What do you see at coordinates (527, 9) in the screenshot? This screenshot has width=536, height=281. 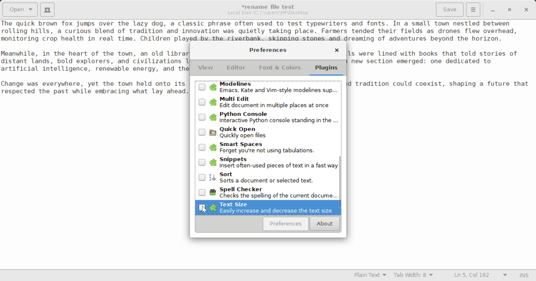 I see `Close Window` at bounding box center [527, 9].